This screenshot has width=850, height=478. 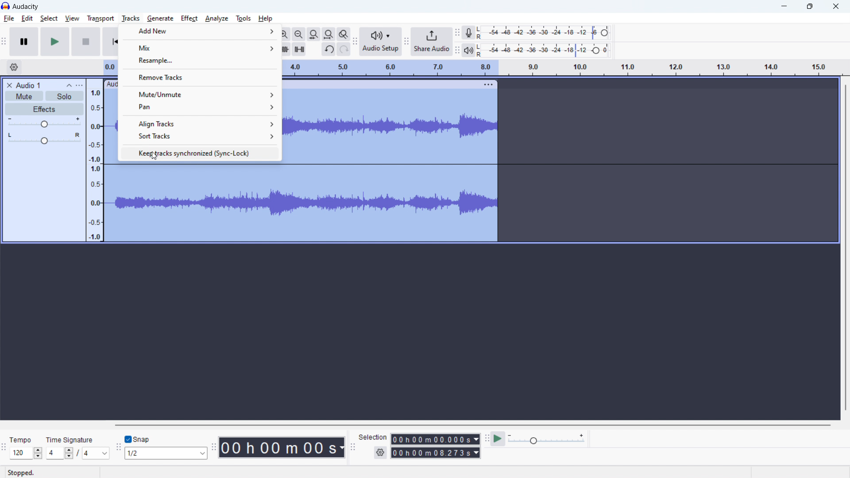 I want to click on pause, so click(x=24, y=42).